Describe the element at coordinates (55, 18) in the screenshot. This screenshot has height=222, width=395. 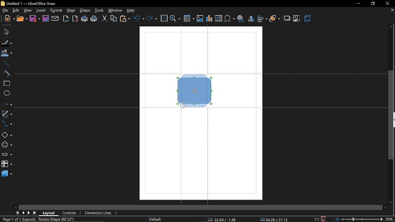
I see `attach` at that location.